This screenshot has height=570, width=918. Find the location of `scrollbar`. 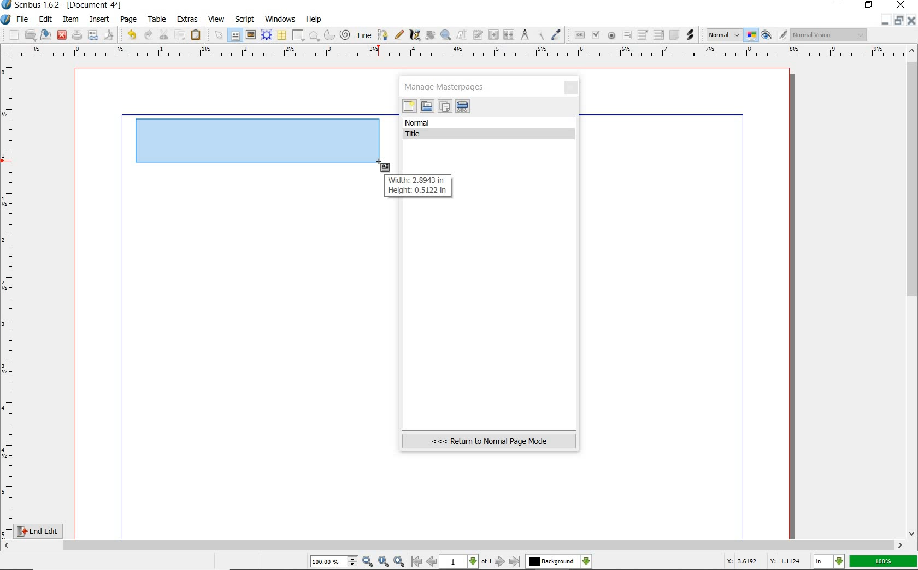

scrollbar is located at coordinates (913, 291).